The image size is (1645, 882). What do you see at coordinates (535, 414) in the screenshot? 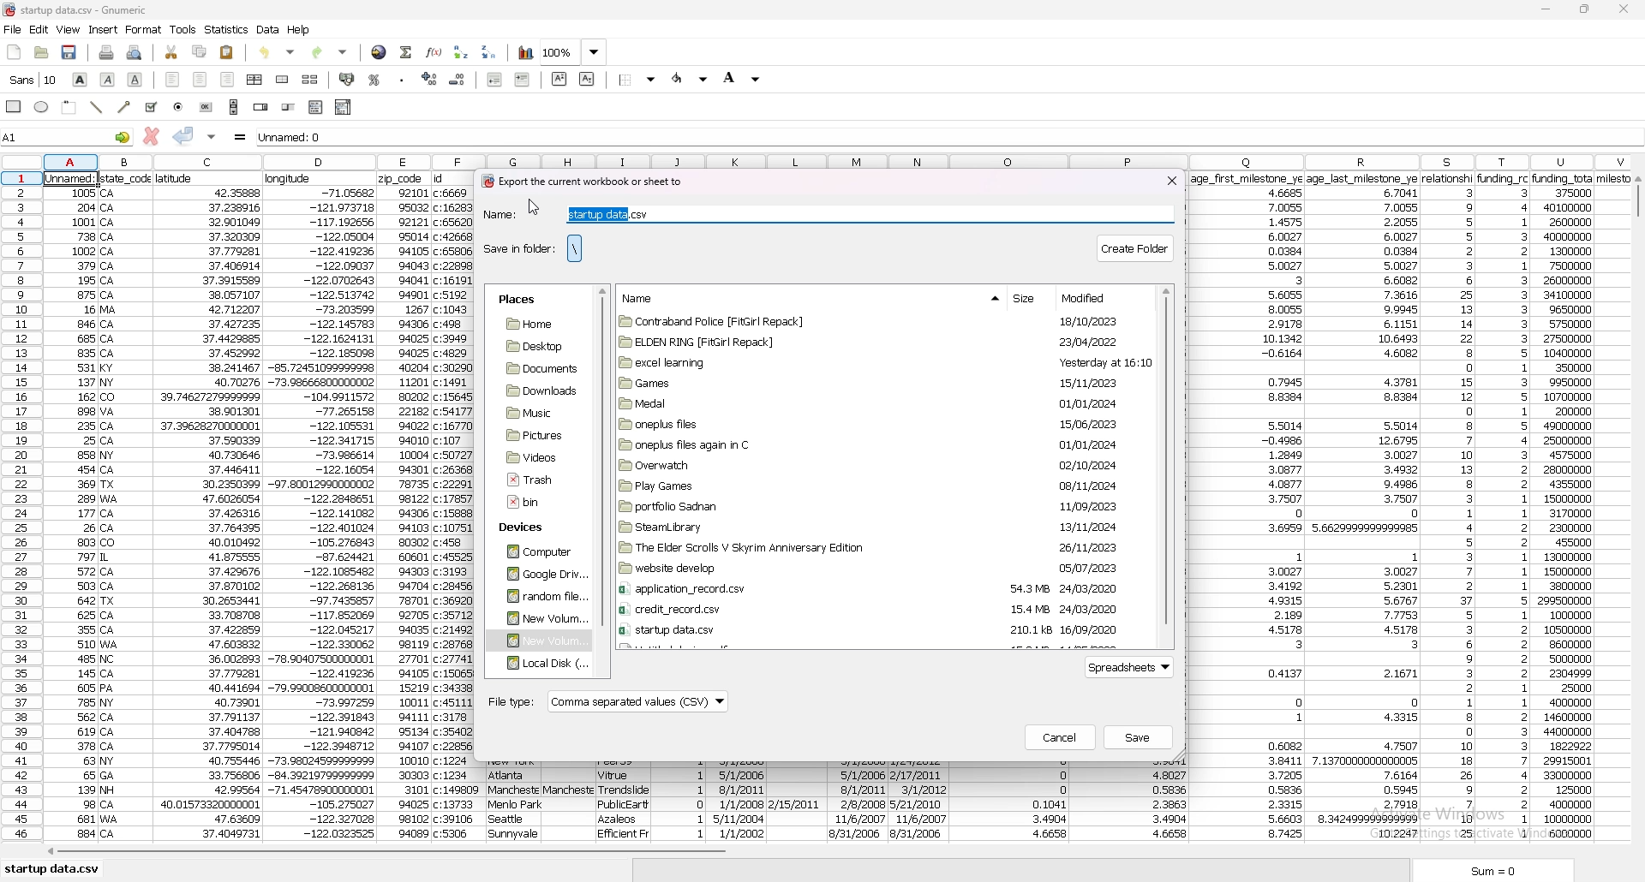
I see `folder` at bounding box center [535, 414].